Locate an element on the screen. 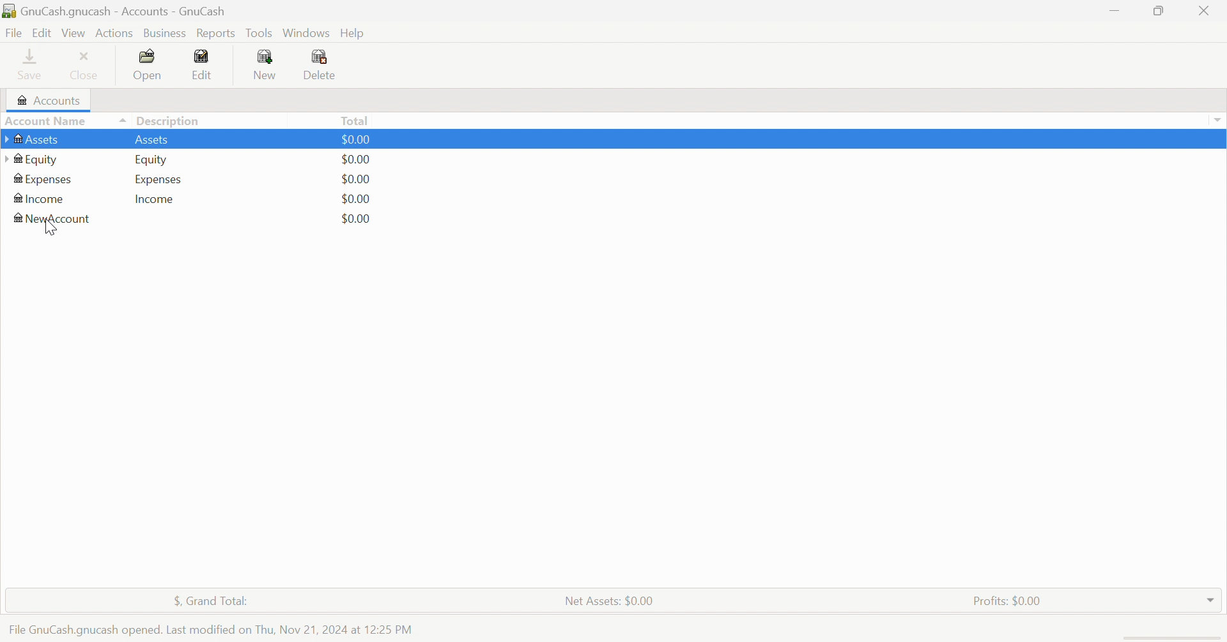 The image size is (1227, 642). Net Assets: $0.00 is located at coordinates (611, 602).